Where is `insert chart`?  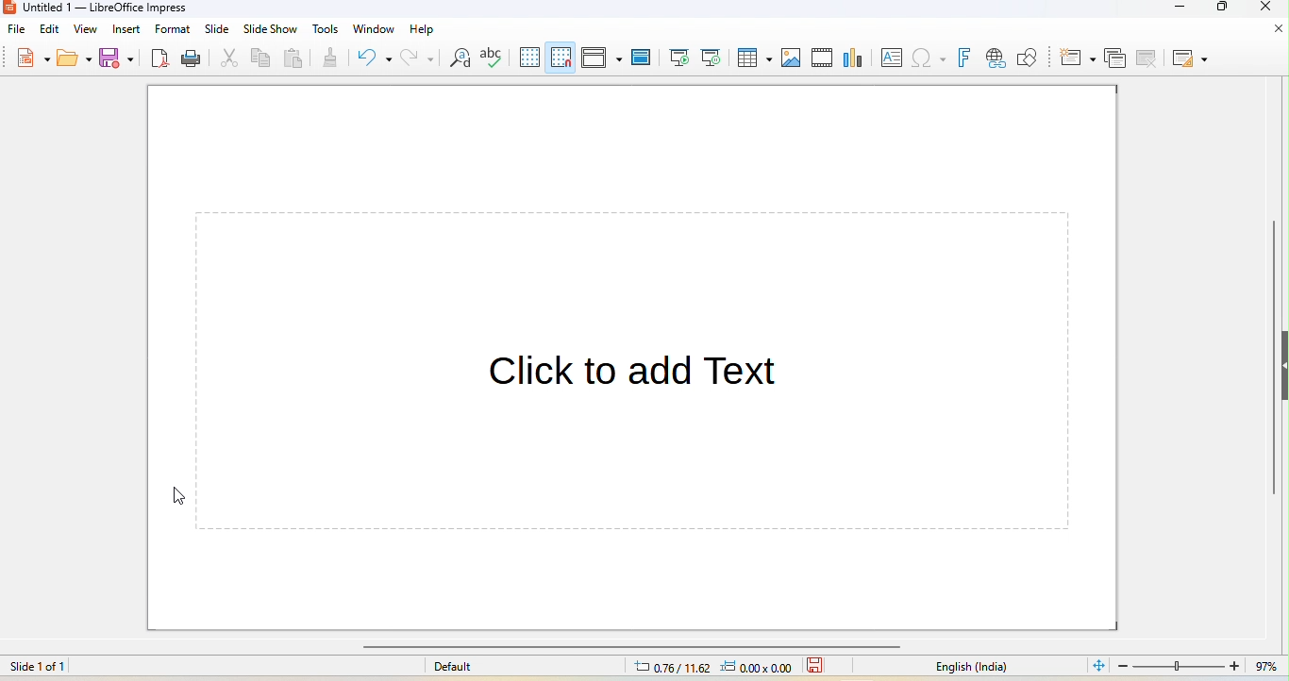
insert chart is located at coordinates (856, 57).